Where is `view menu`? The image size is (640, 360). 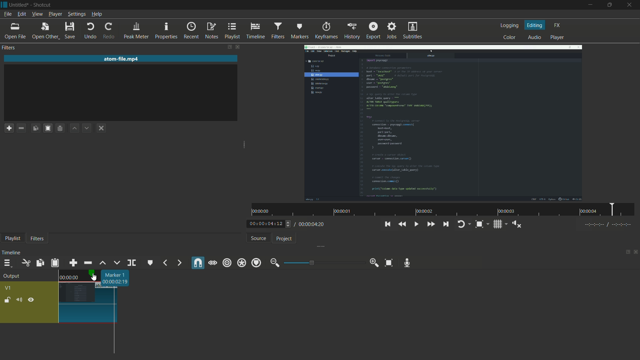 view menu is located at coordinates (37, 14).